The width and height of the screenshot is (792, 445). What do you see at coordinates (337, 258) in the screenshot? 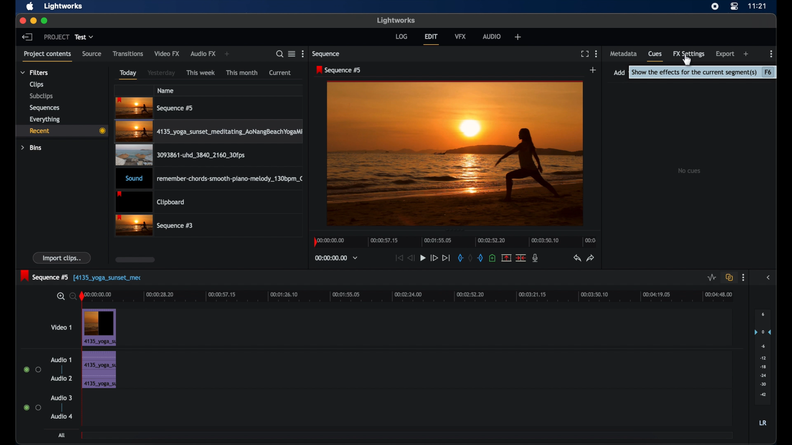
I see `timecodesand reels` at bounding box center [337, 258].